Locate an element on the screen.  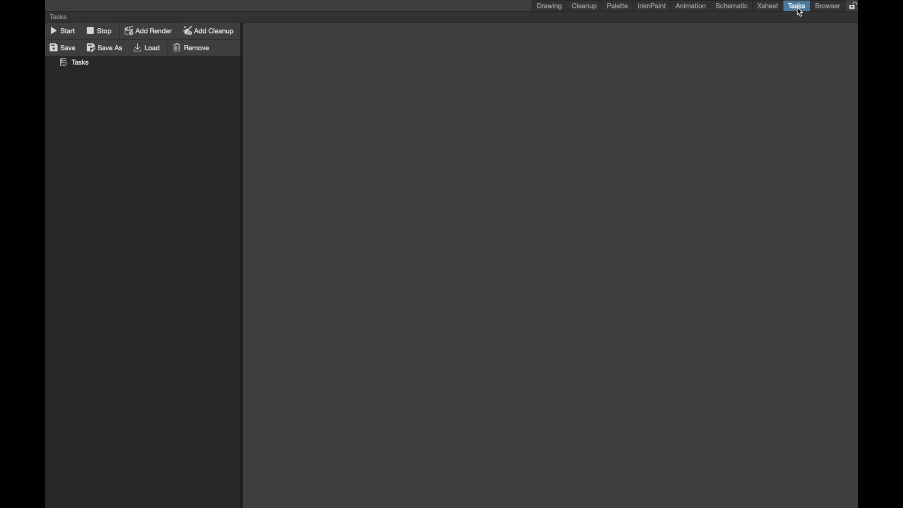
add clean up is located at coordinates (209, 31).